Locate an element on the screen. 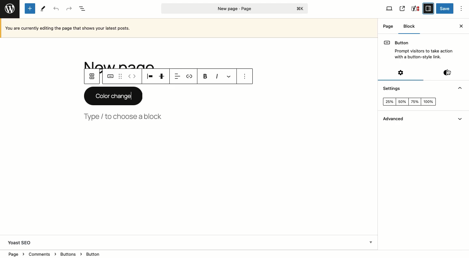  Currently editing the page that show your latest posts is located at coordinates (190, 28).